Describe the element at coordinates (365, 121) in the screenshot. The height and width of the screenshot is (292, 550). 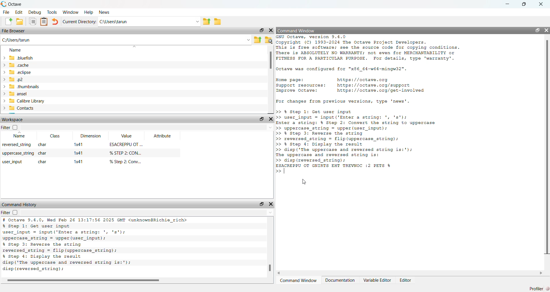
I see `code to convert string to uppercase` at that location.